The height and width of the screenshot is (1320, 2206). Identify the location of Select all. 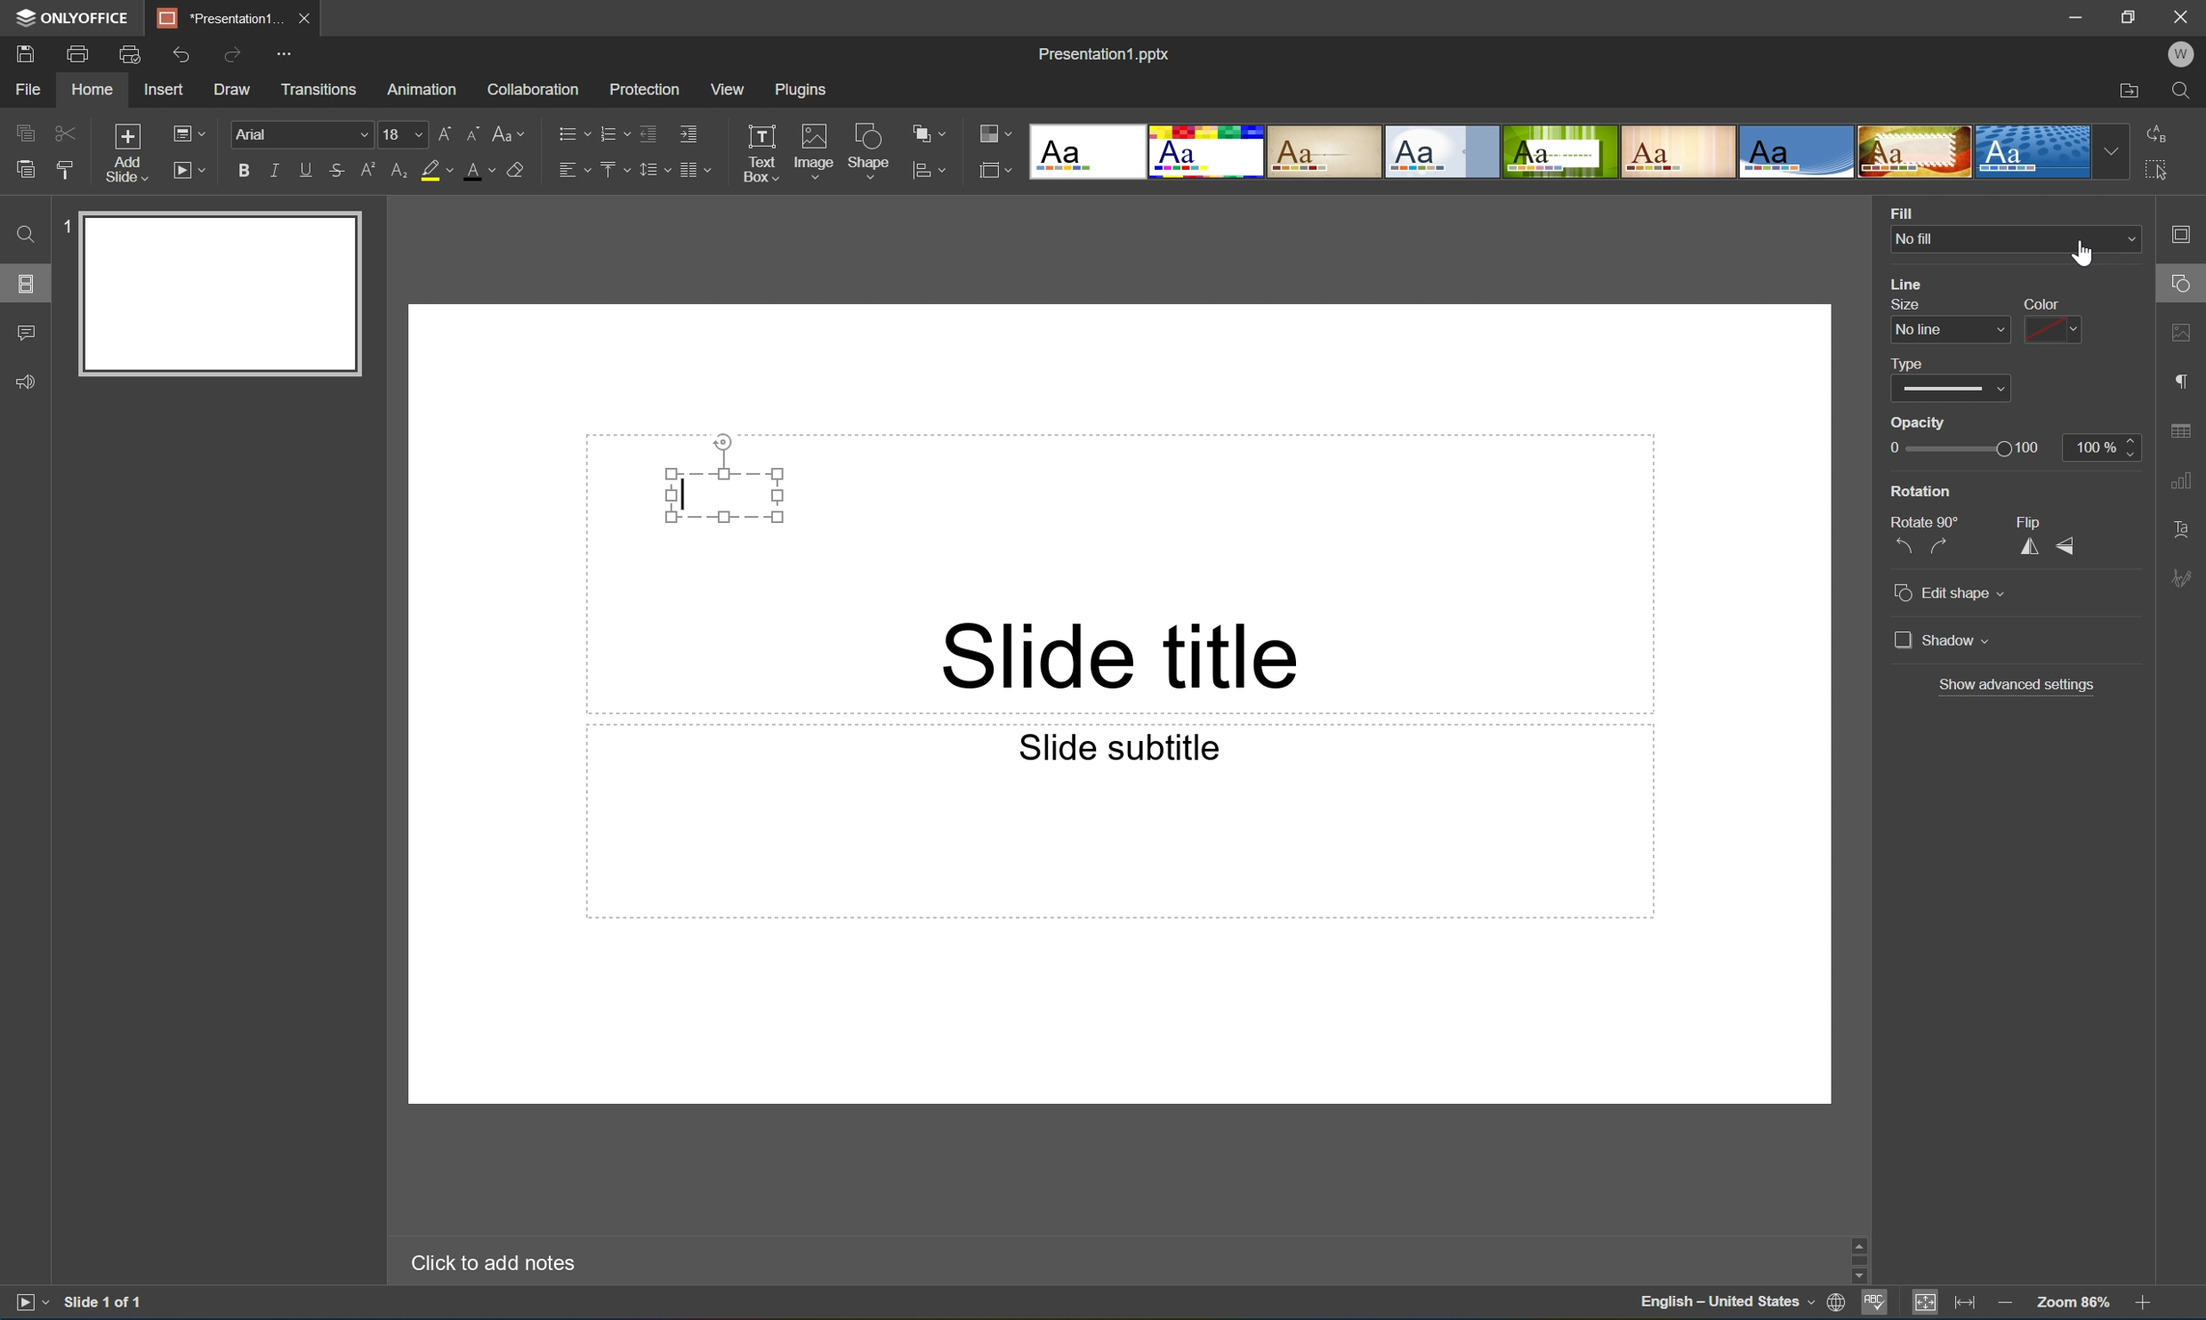
(2162, 175).